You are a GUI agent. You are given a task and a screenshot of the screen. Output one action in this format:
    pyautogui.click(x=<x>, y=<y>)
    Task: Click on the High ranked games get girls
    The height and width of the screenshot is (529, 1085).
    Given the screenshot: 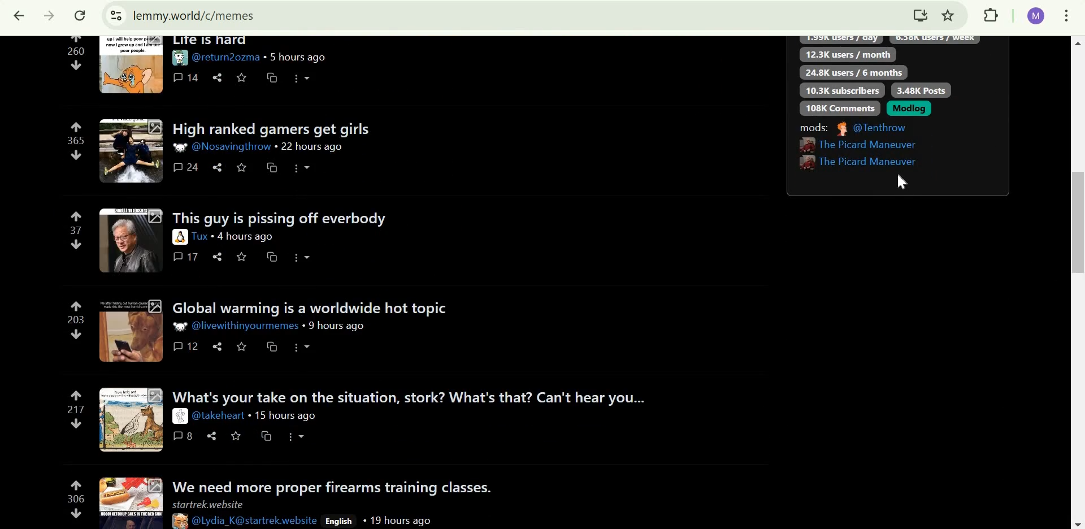 What is the action you would take?
    pyautogui.click(x=279, y=129)
    